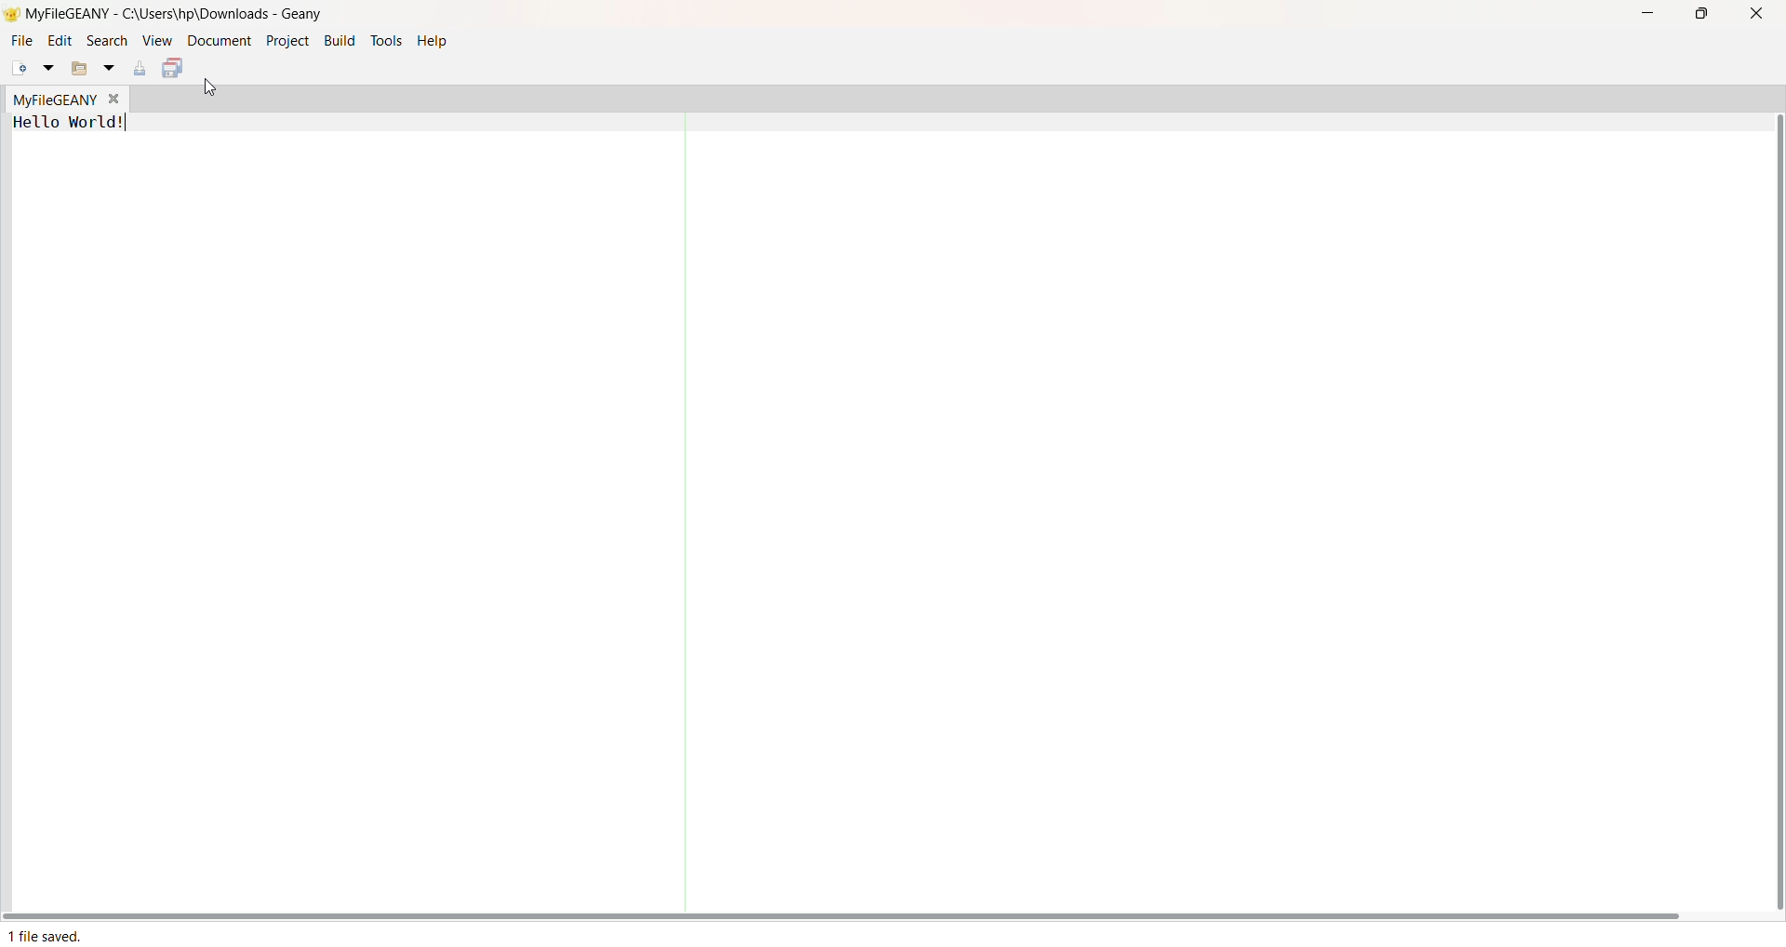  I want to click on Edit, so click(57, 42).